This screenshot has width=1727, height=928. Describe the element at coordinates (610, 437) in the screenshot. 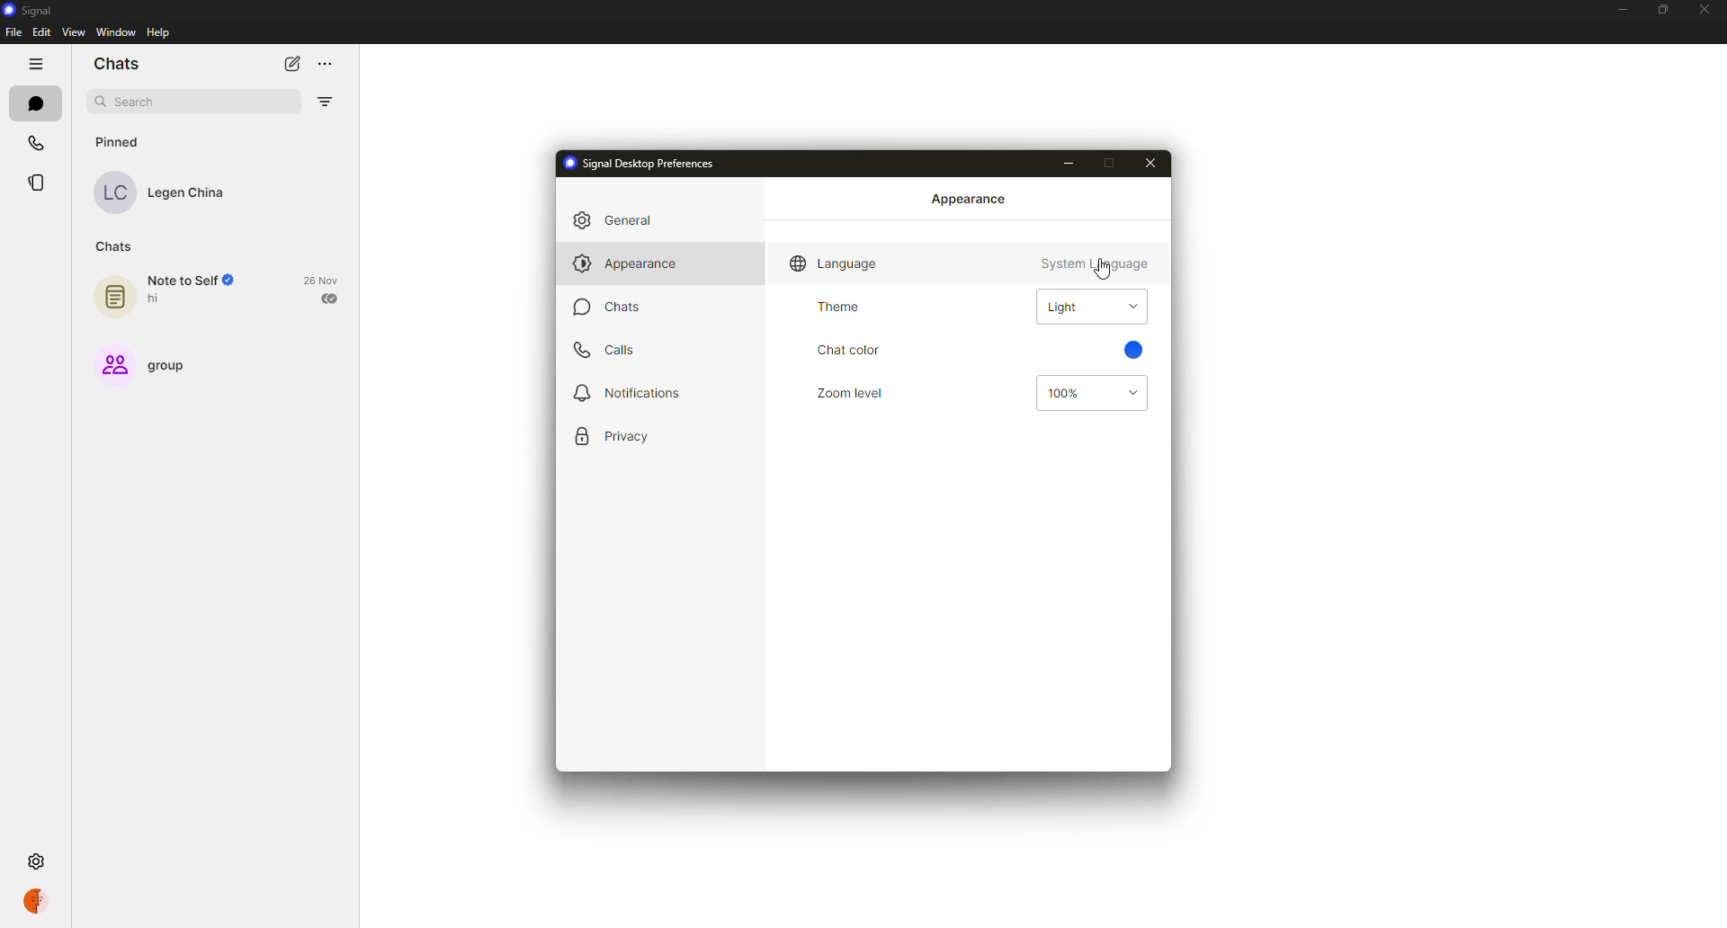

I see `privacy` at that location.